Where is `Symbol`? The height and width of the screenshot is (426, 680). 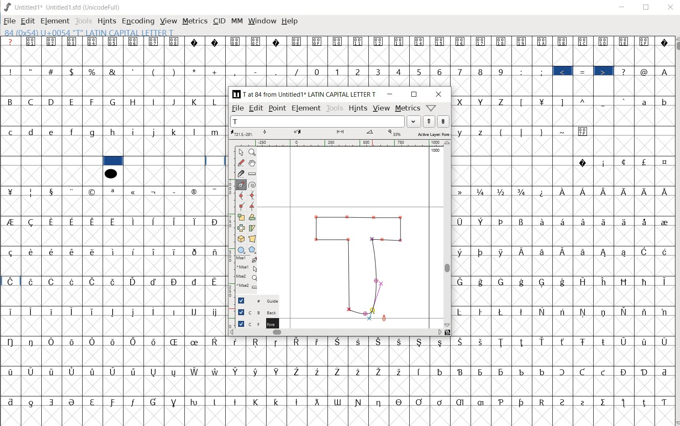
Symbol is located at coordinates (194, 251).